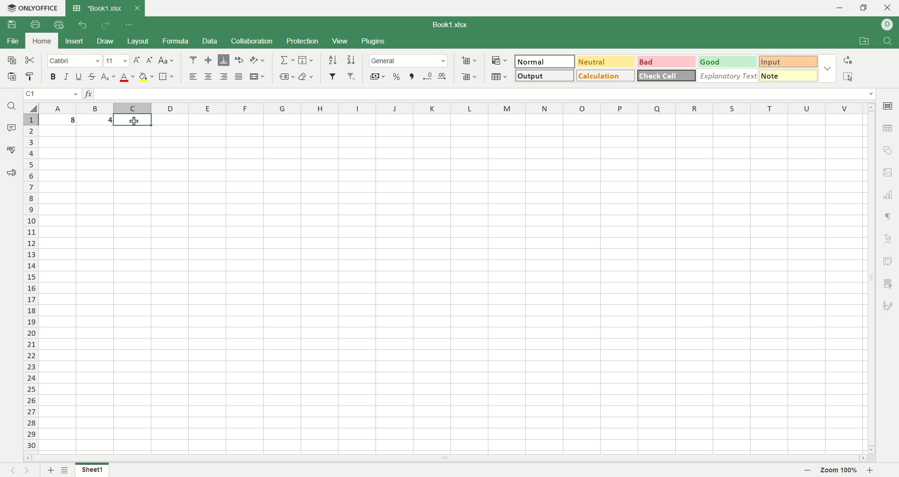 The width and height of the screenshot is (899, 477). What do you see at coordinates (728, 62) in the screenshot?
I see `good` at bounding box center [728, 62].